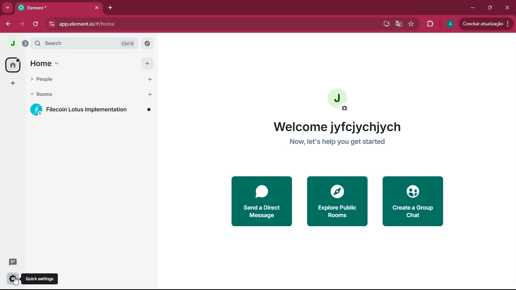 The width and height of the screenshot is (516, 290). I want to click on add tab, so click(111, 8).